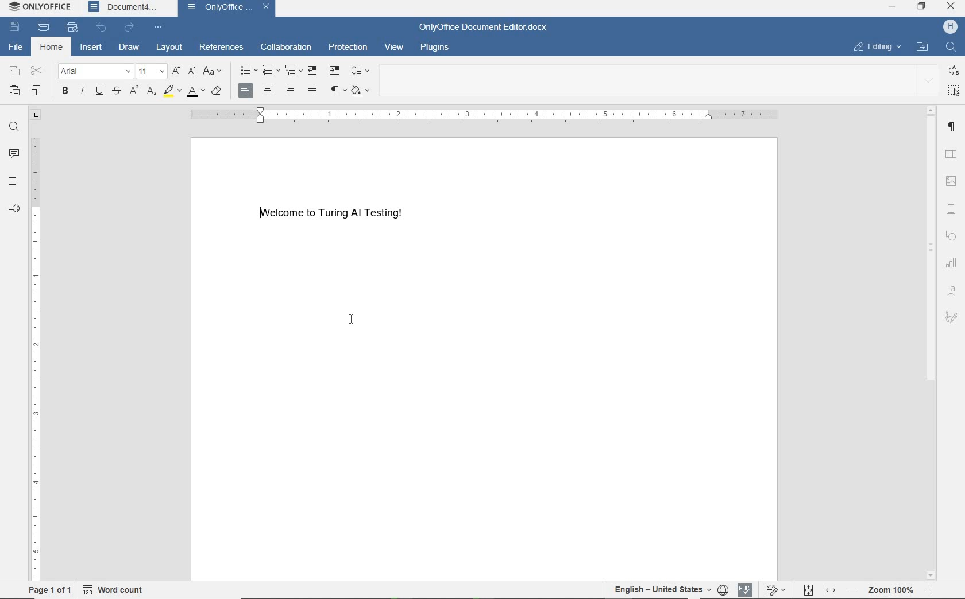 The image size is (965, 599). Describe the element at coordinates (35, 345) in the screenshot. I see `ruler` at that location.